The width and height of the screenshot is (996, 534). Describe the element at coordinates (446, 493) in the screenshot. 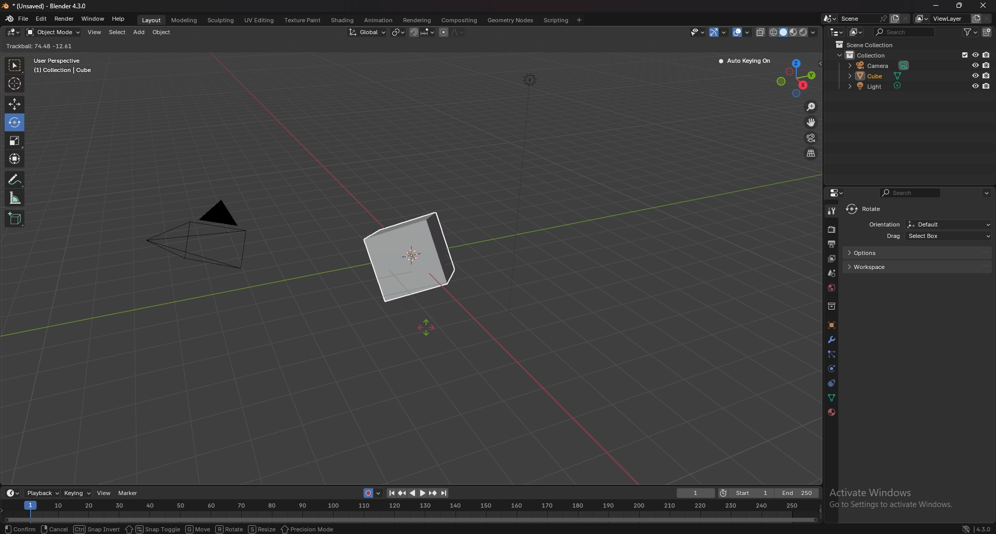

I see `jump to endpoint` at that location.